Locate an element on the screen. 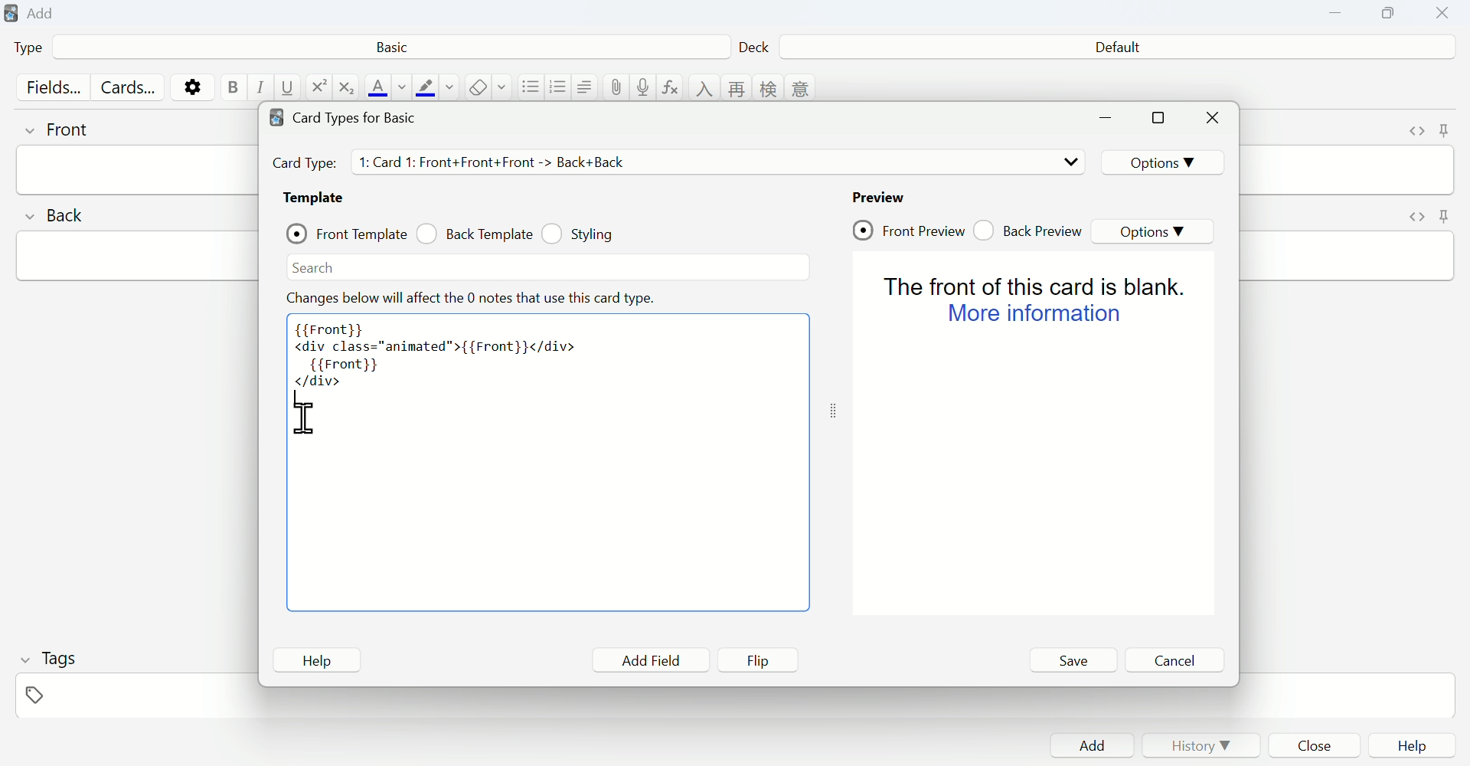 This screenshot has height=766, width=1470. Search bar is located at coordinates (548, 267).